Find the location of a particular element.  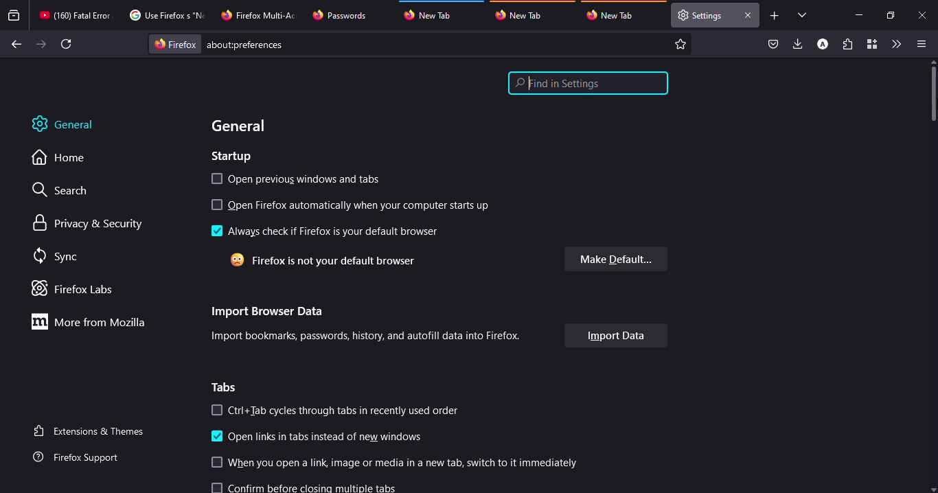

scroll bar - mouse down is located at coordinates (935, 89).